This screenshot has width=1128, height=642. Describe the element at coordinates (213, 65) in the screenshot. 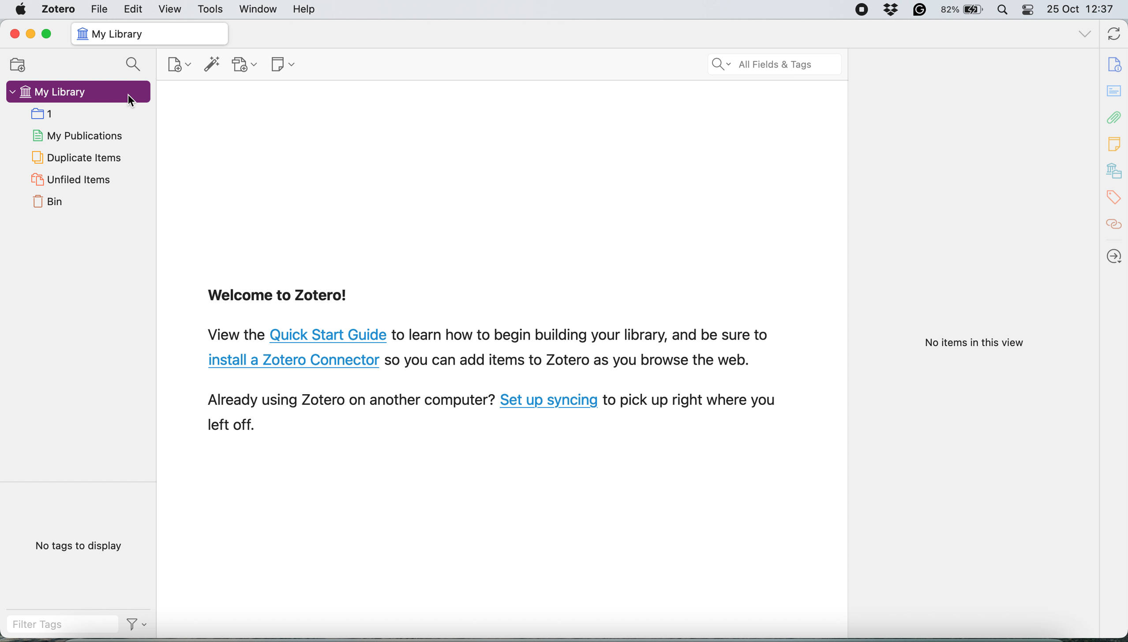

I see `add item by identifier` at that location.